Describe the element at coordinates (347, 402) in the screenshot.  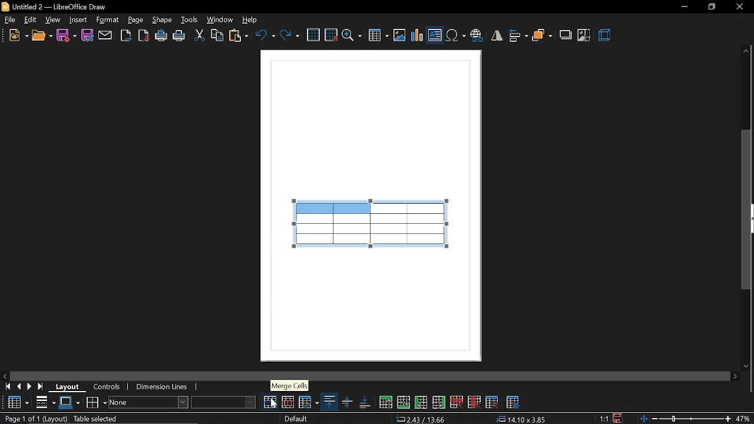
I see `align center` at that location.